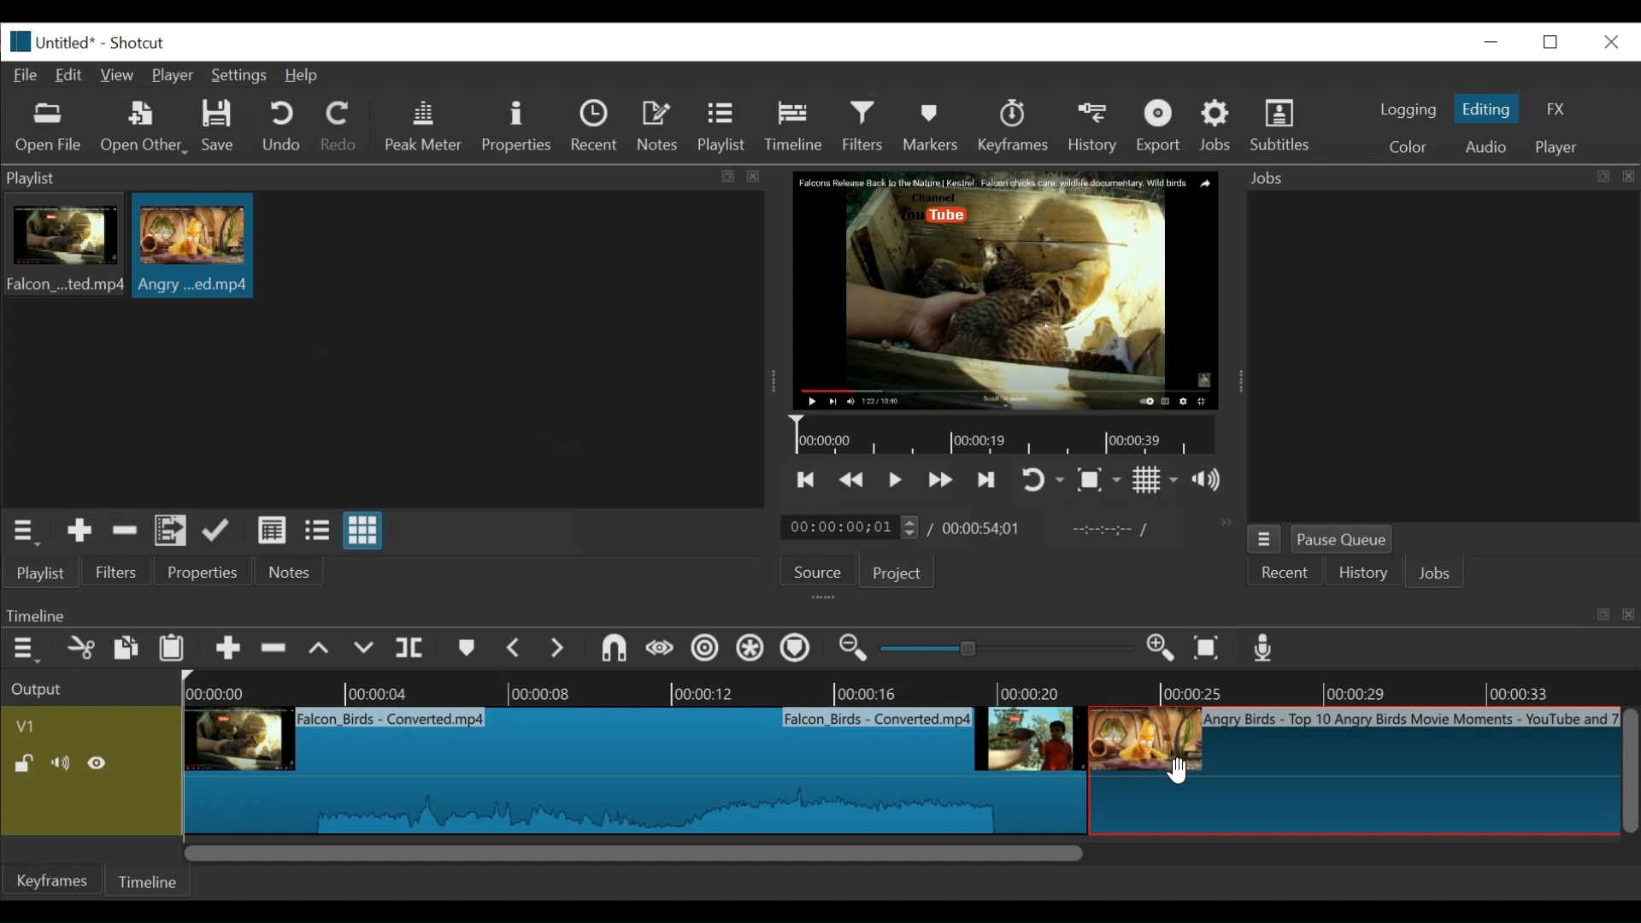 The width and height of the screenshot is (1641, 923). What do you see at coordinates (79, 650) in the screenshot?
I see `cut` at bounding box center [79, 650].